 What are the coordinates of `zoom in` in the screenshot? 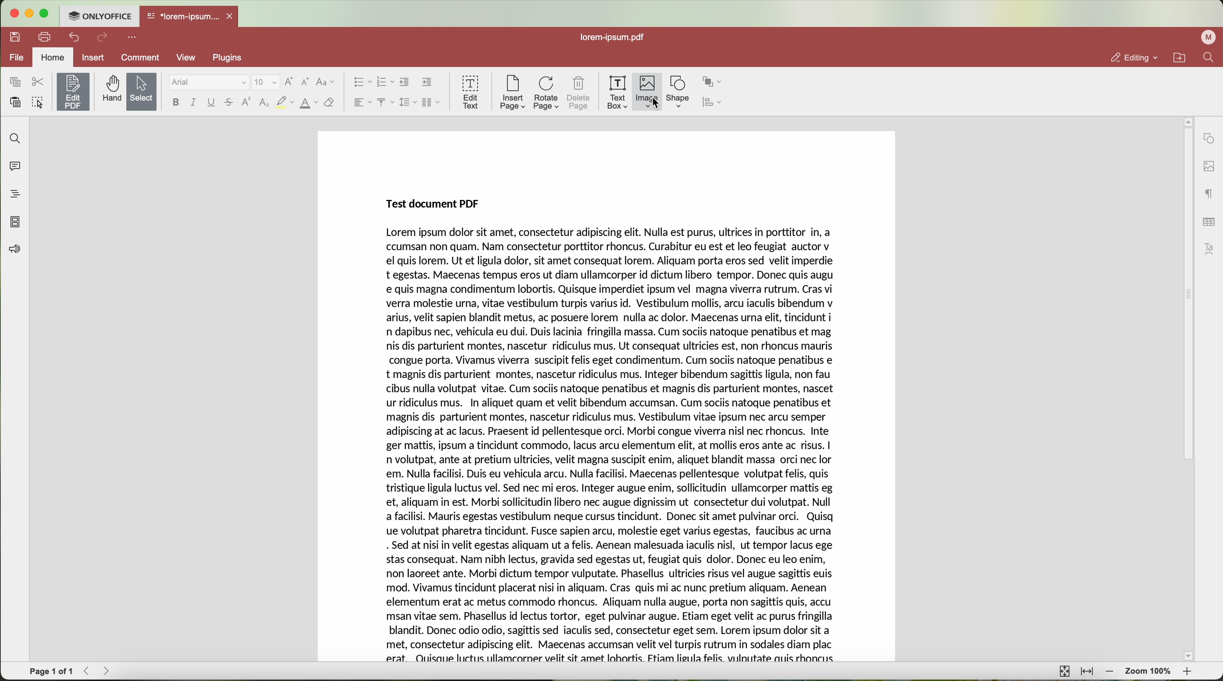 It's located at (1188, 673).